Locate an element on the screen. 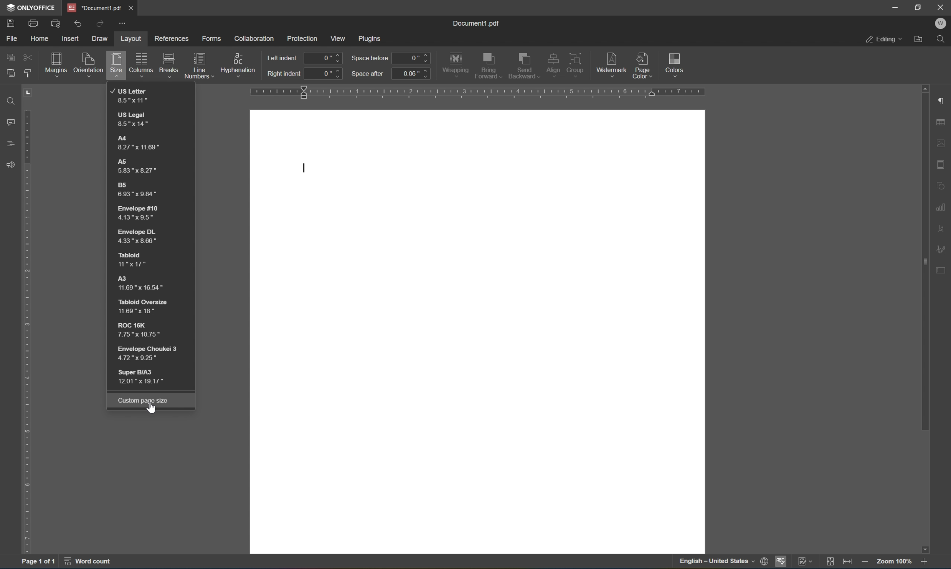 The width and height of the screenshot is (951, 569). A5 is located at coordinates (138, 167).